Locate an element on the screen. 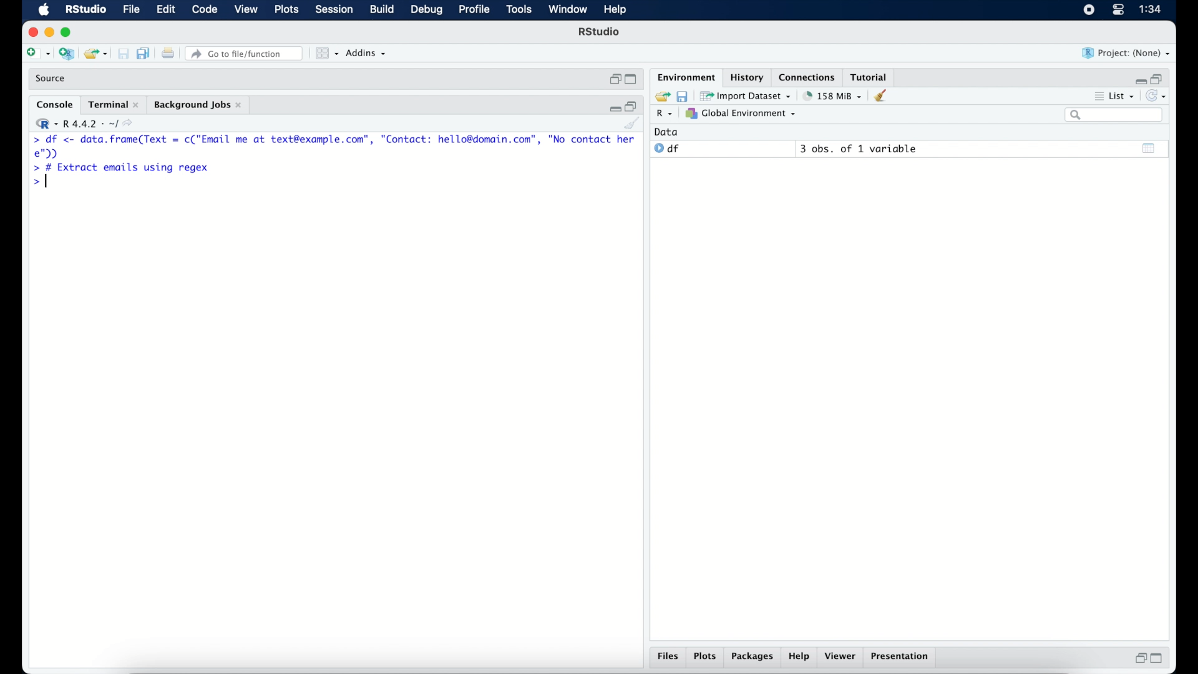  environment is located at coordinates (685, 77).